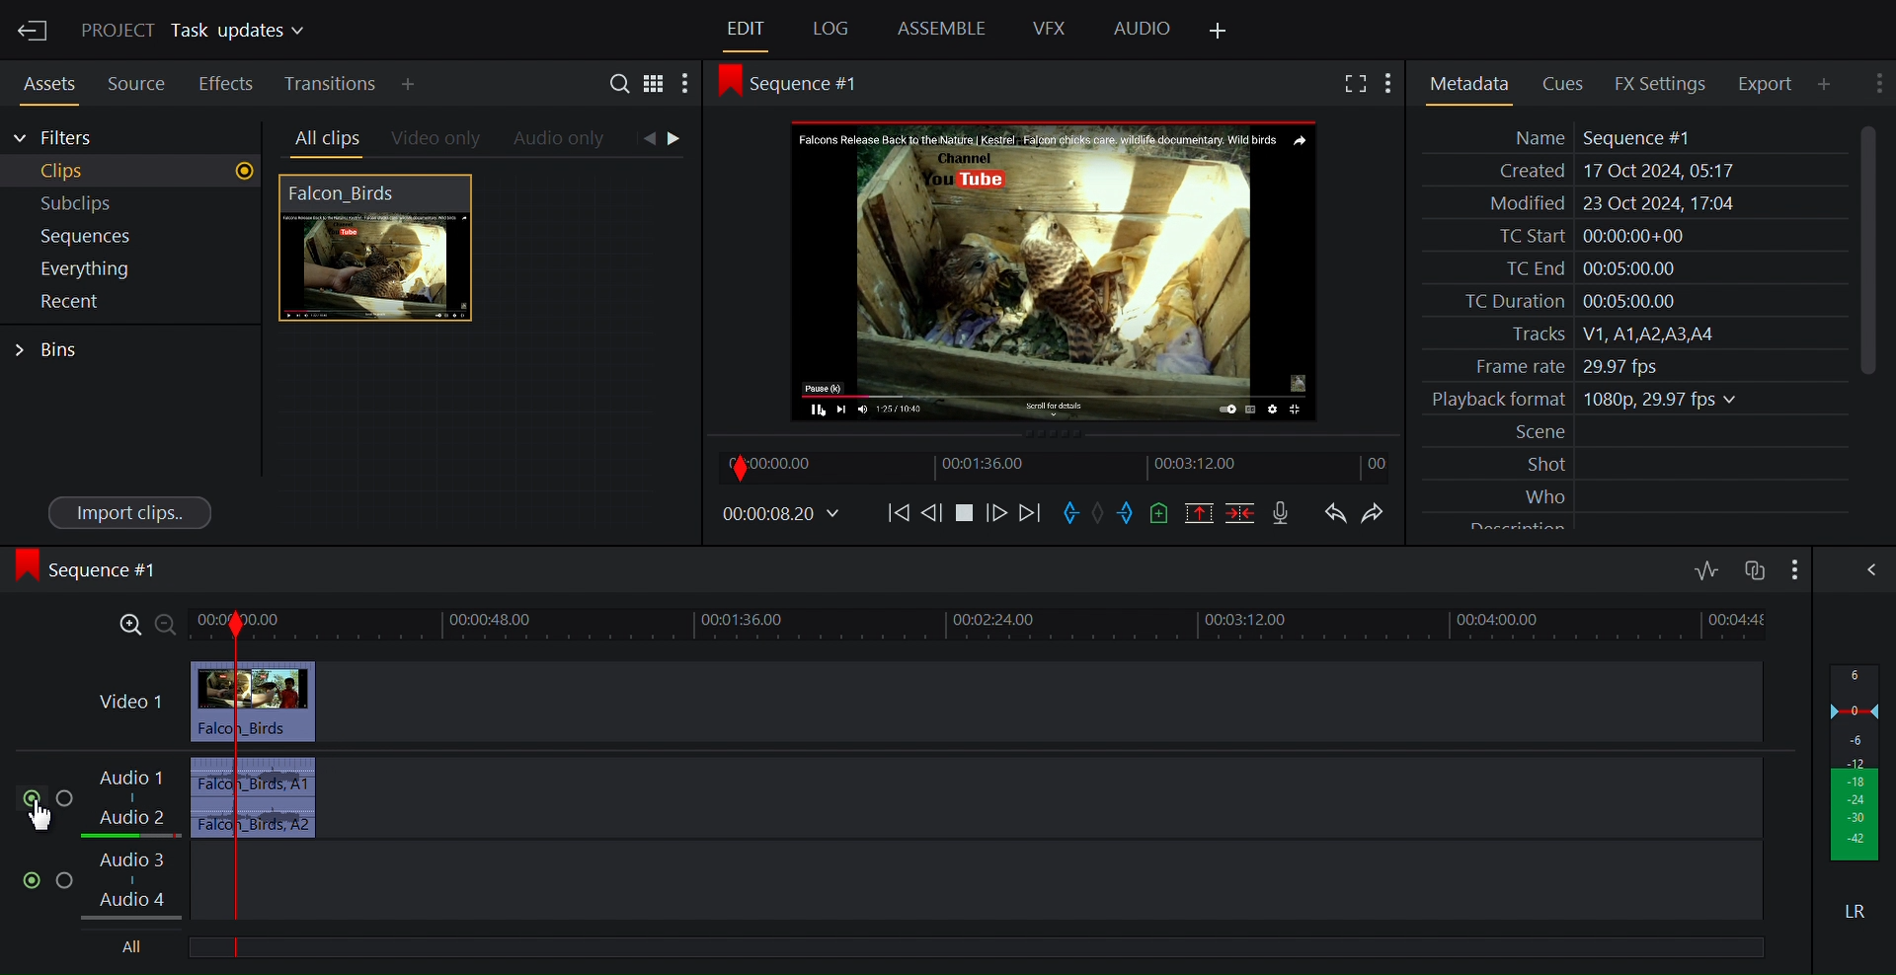  What do you see at coordinates (1707, 567) in the screenshot?
I see `Toggle audio levels editing` at bounding box center [1707, 567].